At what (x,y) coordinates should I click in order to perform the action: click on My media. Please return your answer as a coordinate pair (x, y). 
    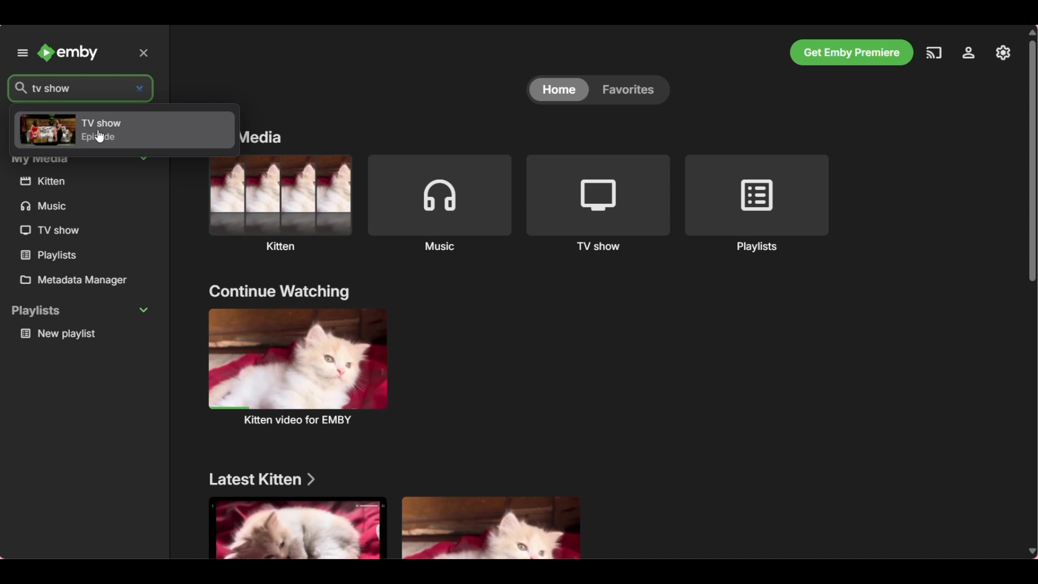
    Looking at the image, I should click on (261, 137).